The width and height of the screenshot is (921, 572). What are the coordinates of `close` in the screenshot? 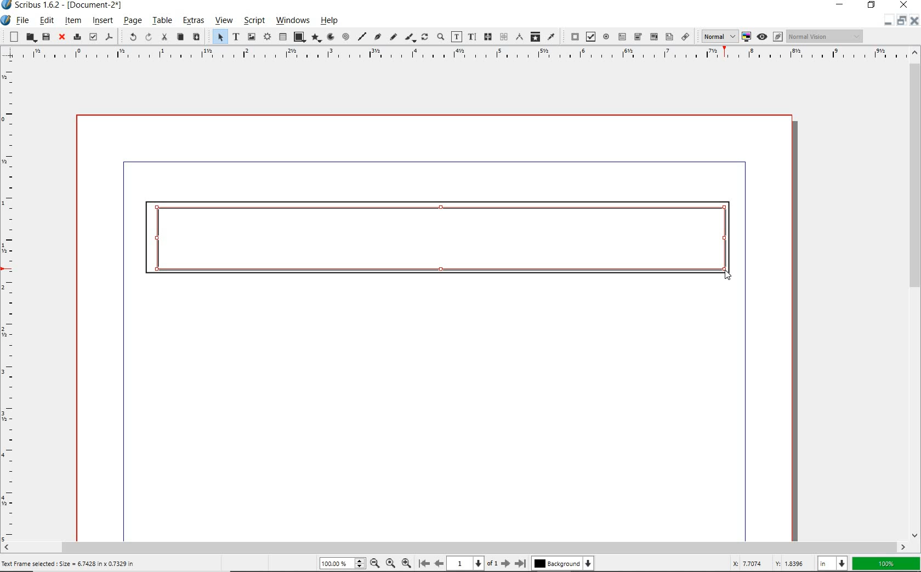 It's located at (916, 21).